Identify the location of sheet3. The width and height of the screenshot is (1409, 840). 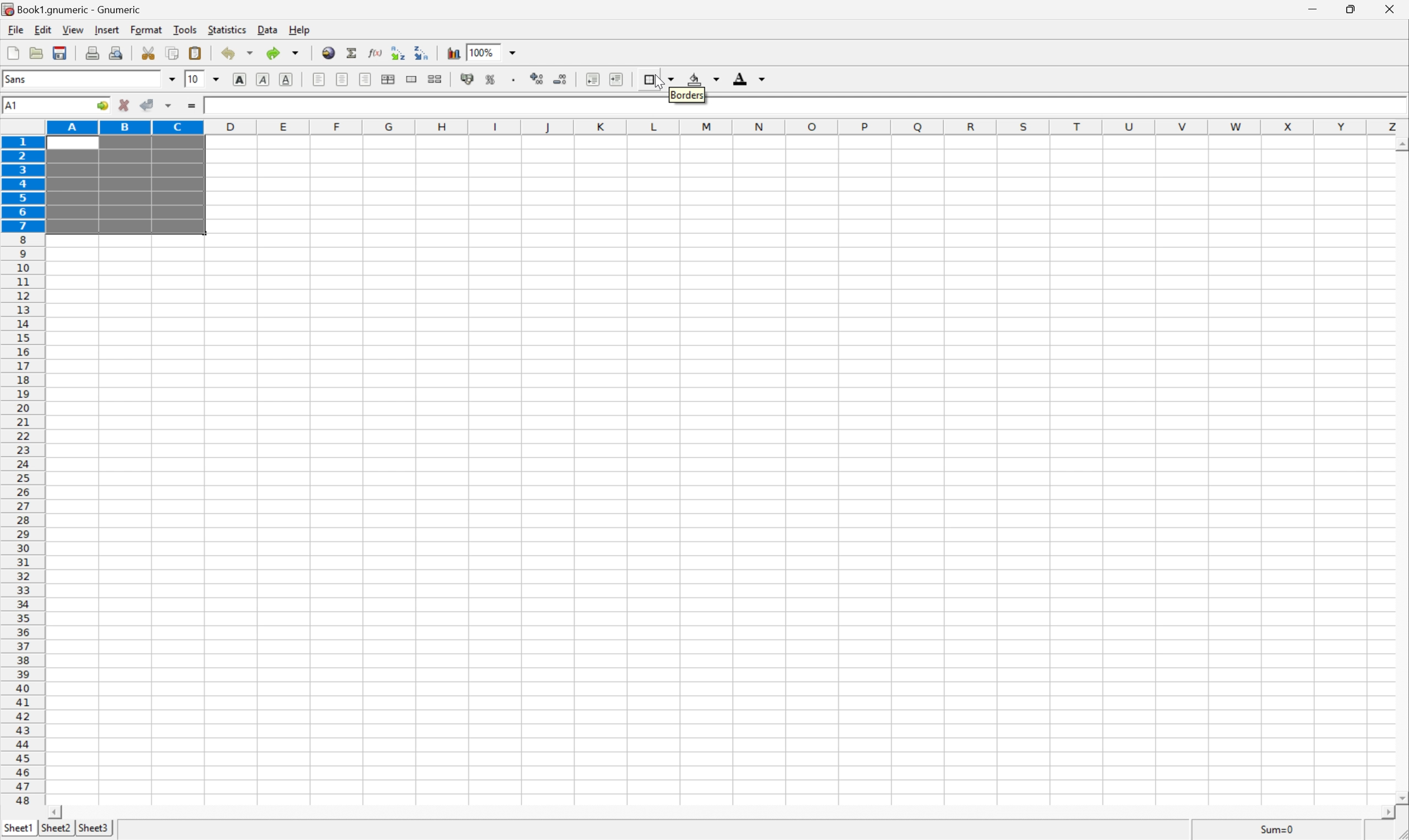
(93, 830).